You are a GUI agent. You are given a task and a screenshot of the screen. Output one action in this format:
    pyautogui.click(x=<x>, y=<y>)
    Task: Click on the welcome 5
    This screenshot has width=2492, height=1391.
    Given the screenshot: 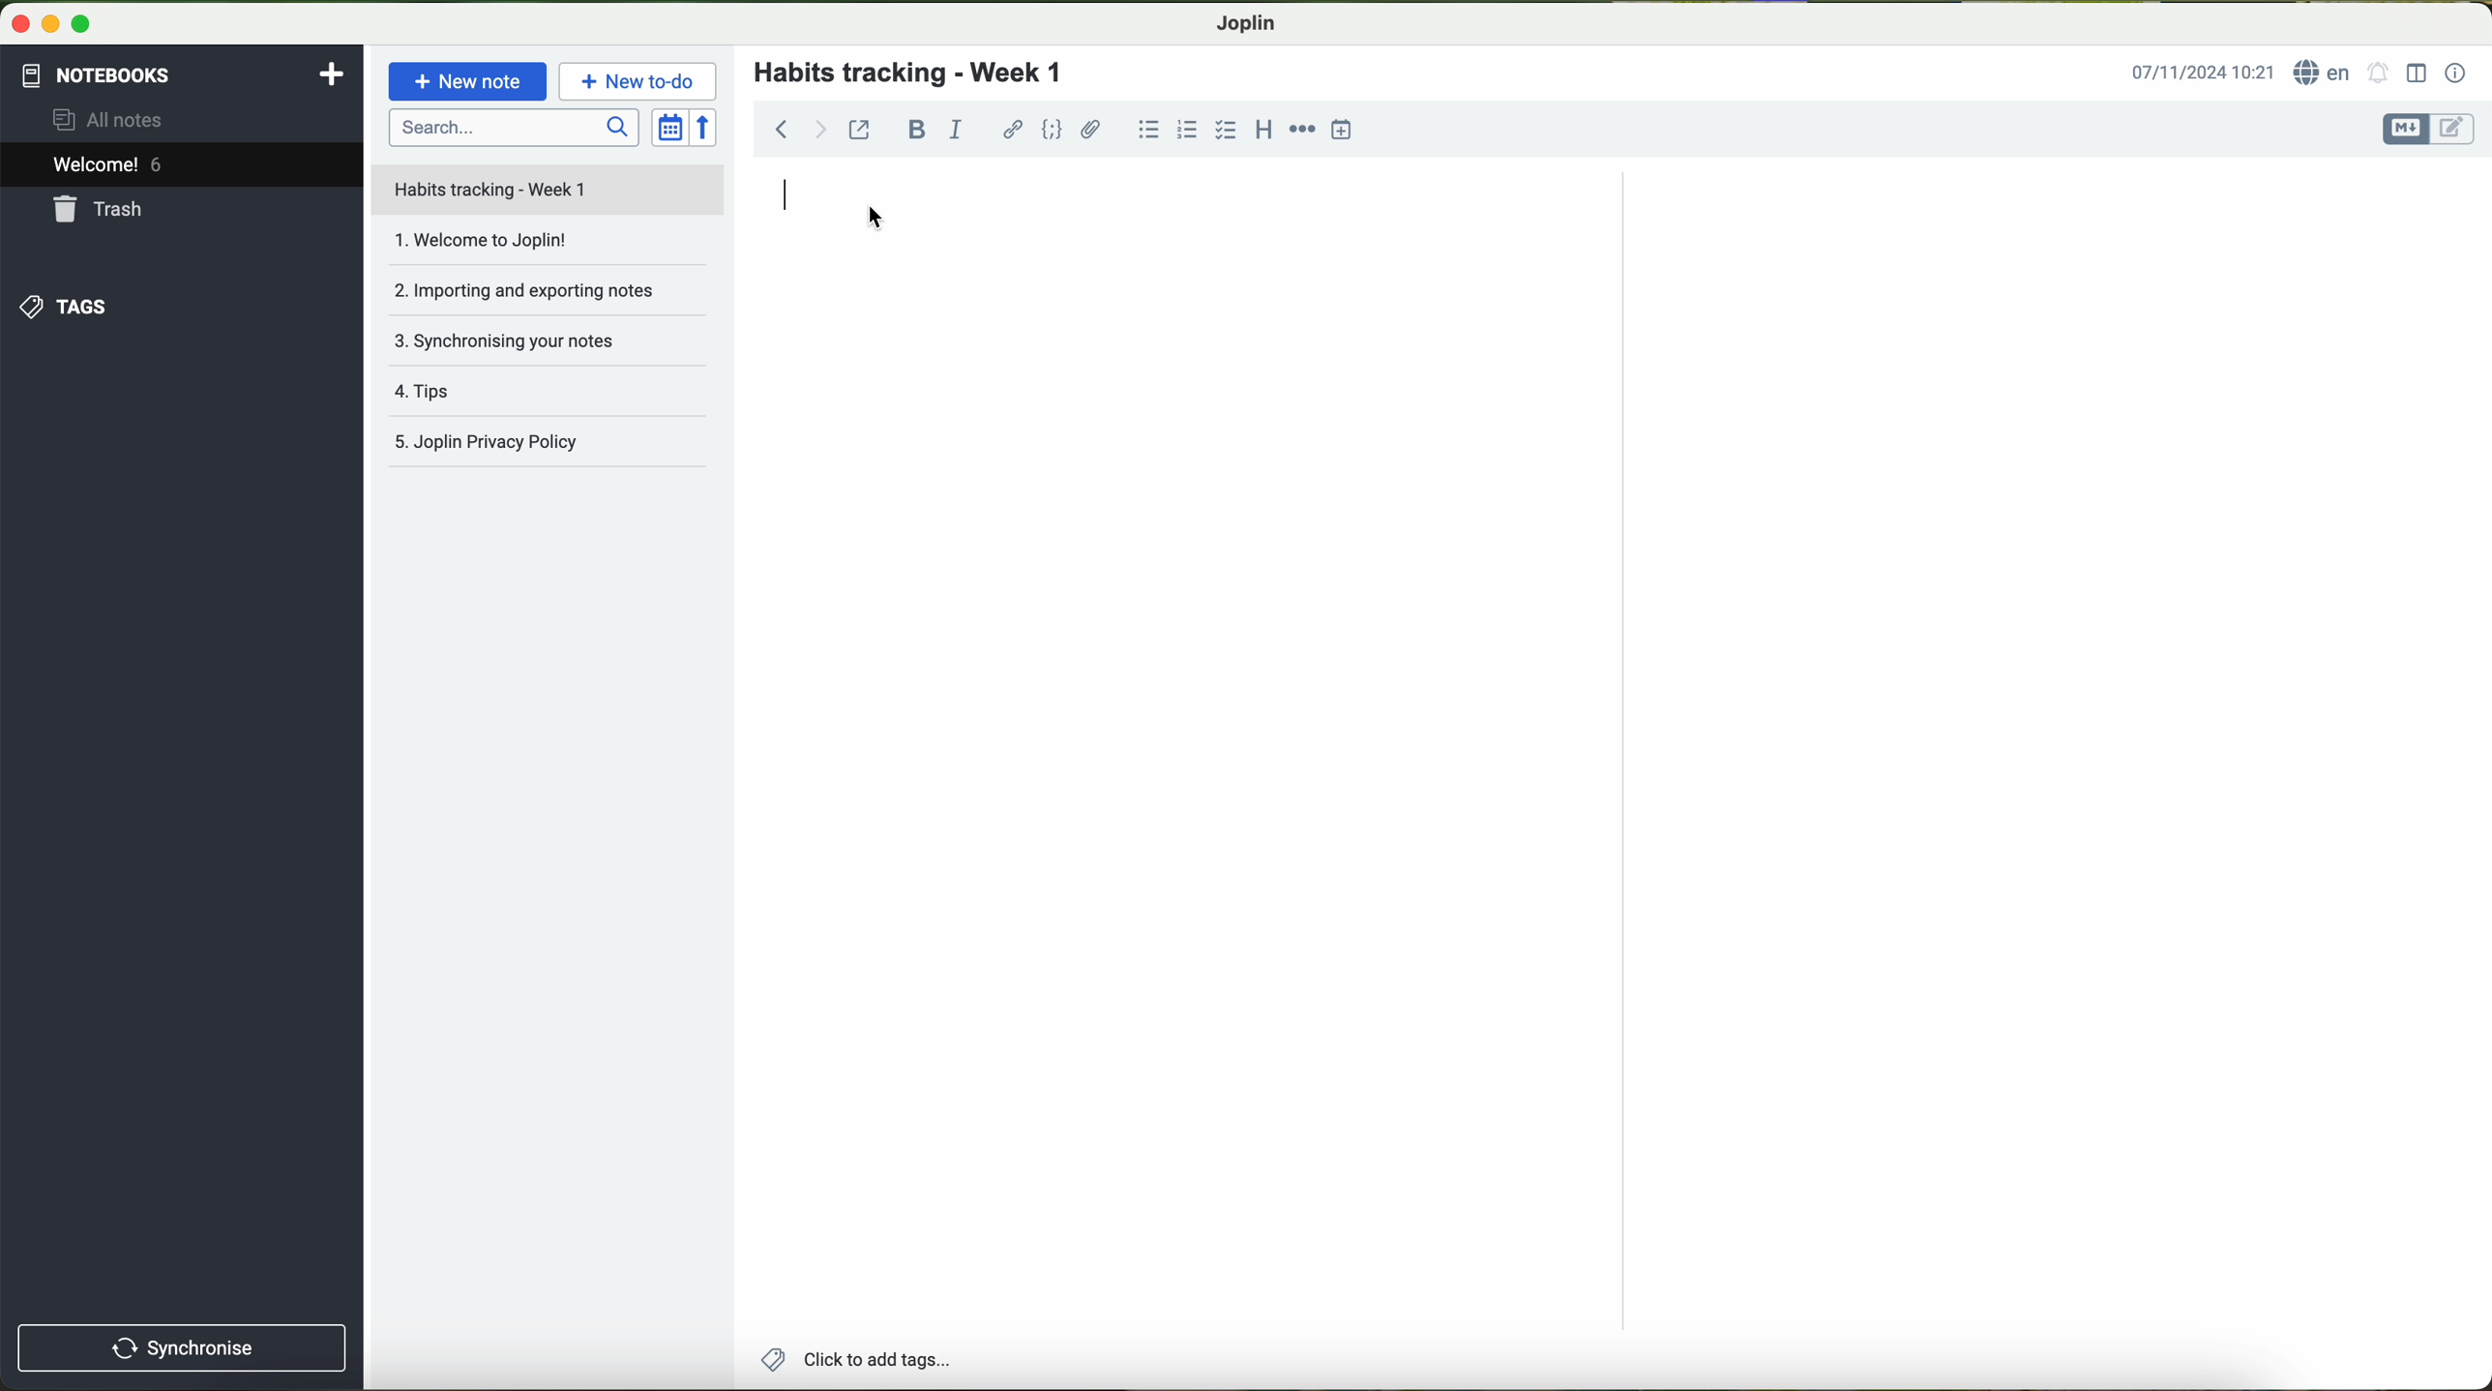 What is the action you would take?
    pyautogui.click(x=108, y=164)
    